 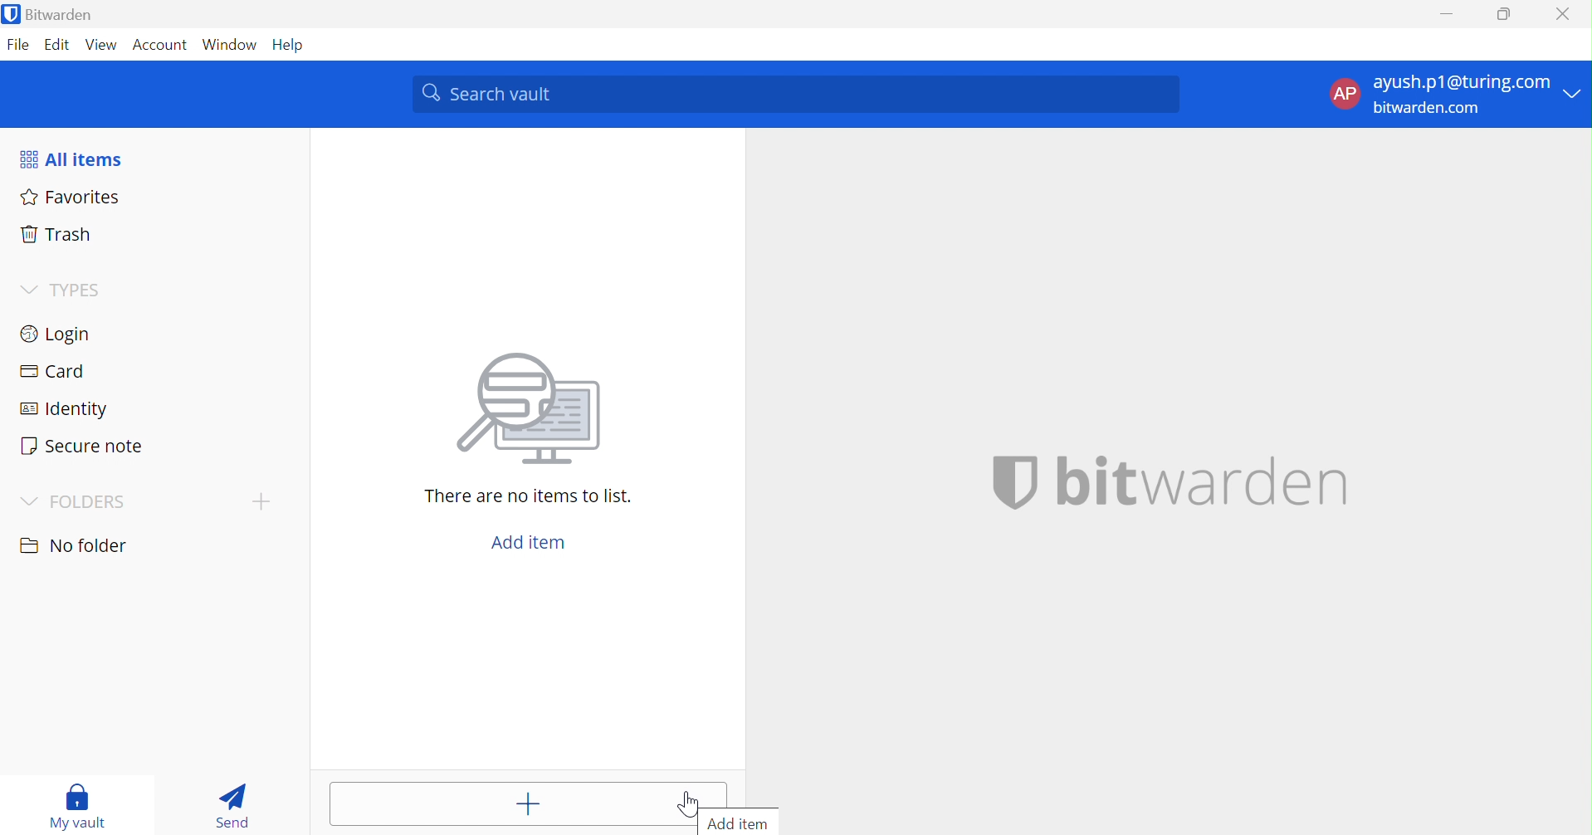 What do you see at coordinates (71, 503) in the screenshot?
I see `FOLDERS` at bounding box center [71, 503].